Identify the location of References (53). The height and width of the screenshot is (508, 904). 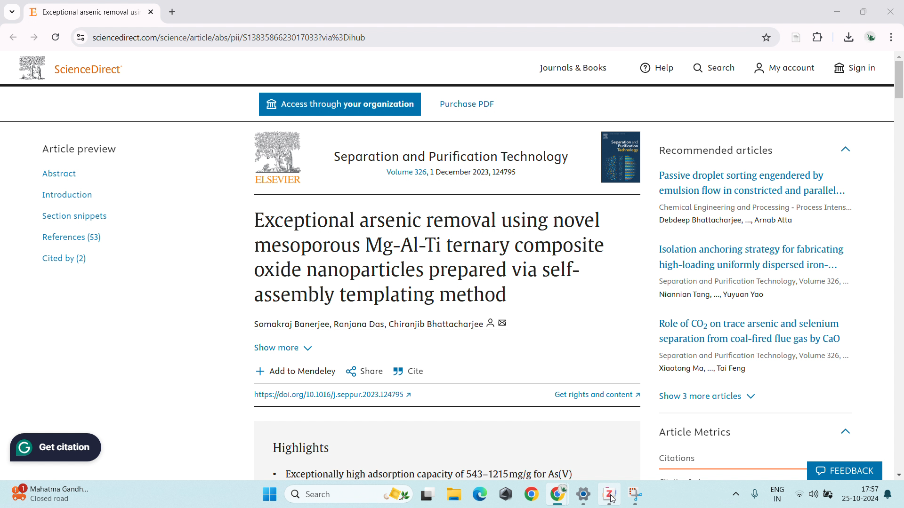
(74, 236).